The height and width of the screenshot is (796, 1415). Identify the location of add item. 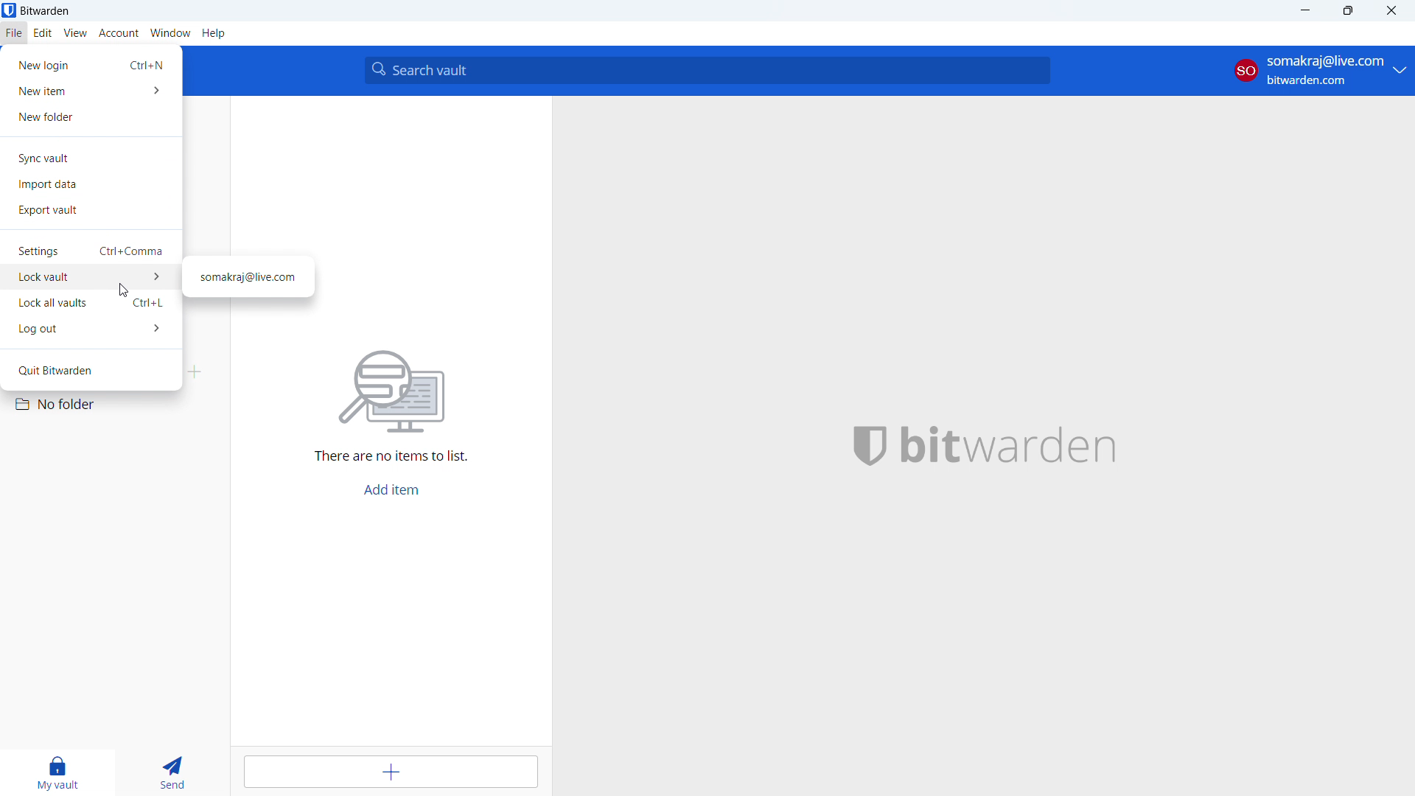
(389, 489).